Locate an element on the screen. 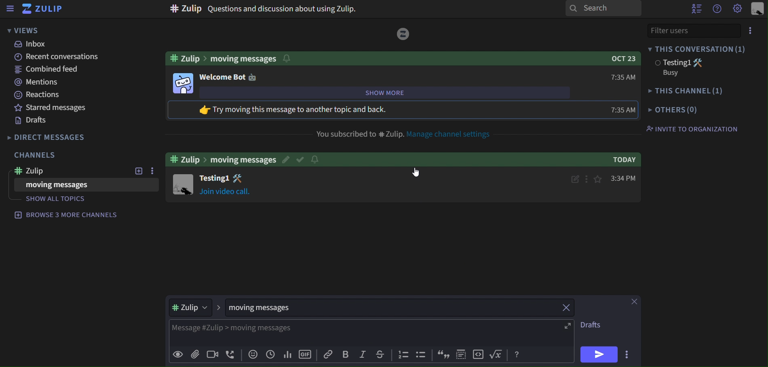  this conversation (1) is located at coordinates (703, 47).